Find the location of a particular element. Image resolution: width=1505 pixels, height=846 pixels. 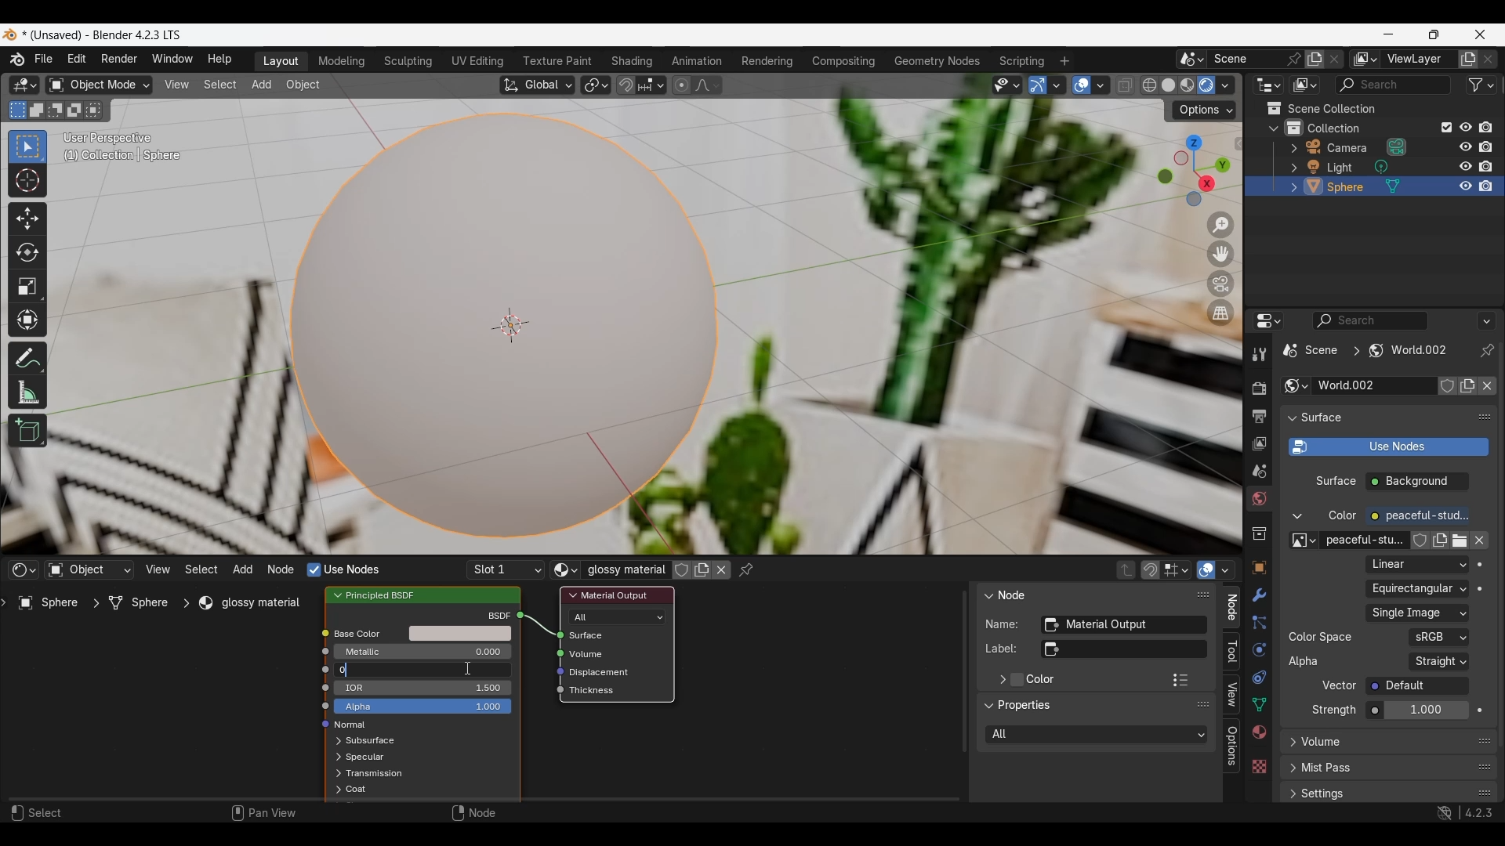

Compositing workspace is located at coordinates (843, 61).